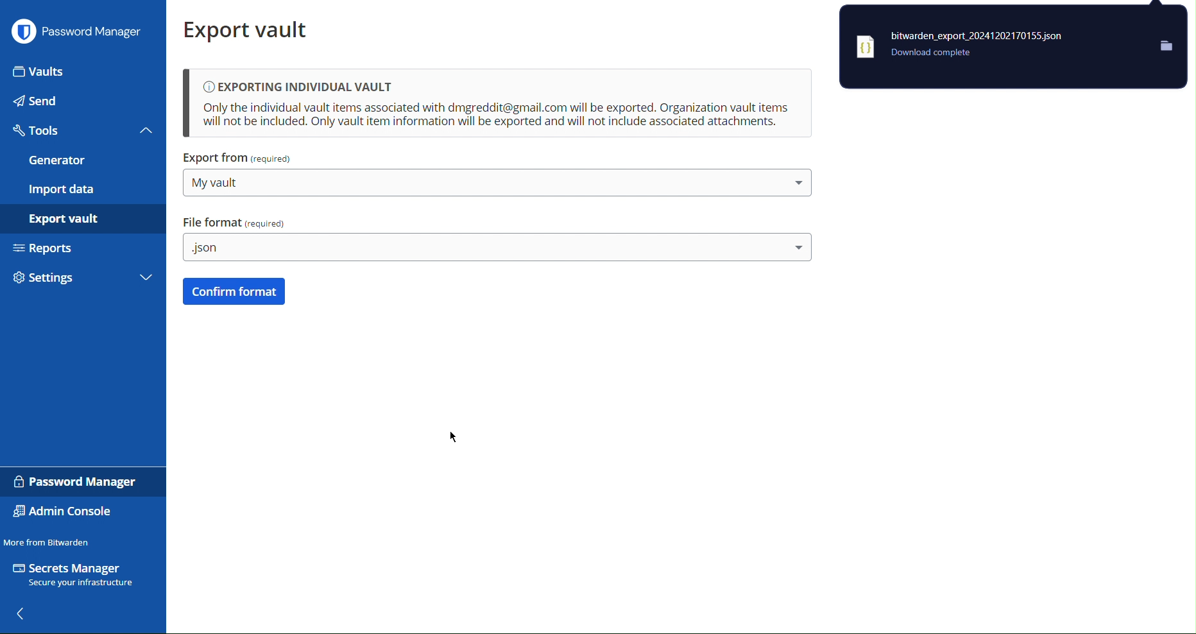 Image resolution: width=1196 pixels, height=634 pixels. I want to click on Settings, so click(60, 275).